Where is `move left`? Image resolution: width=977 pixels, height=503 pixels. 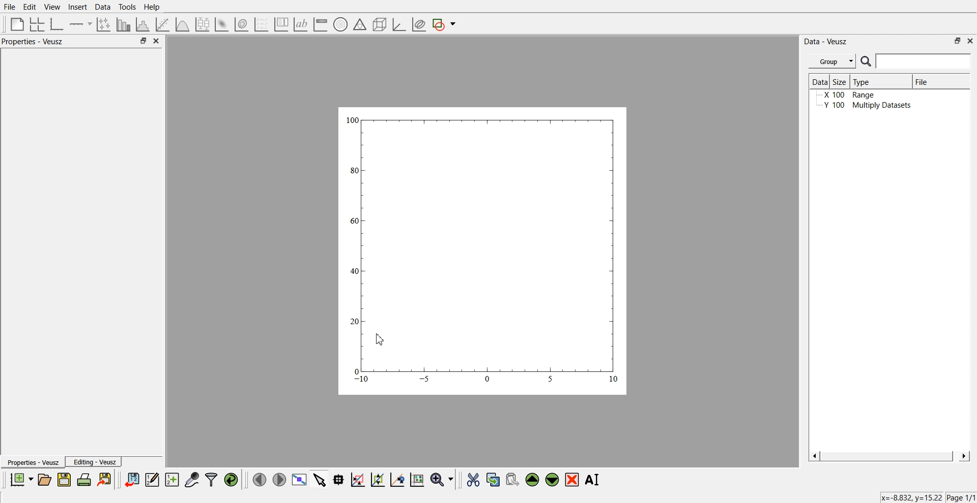
move left is located at coordinates (260, 479).